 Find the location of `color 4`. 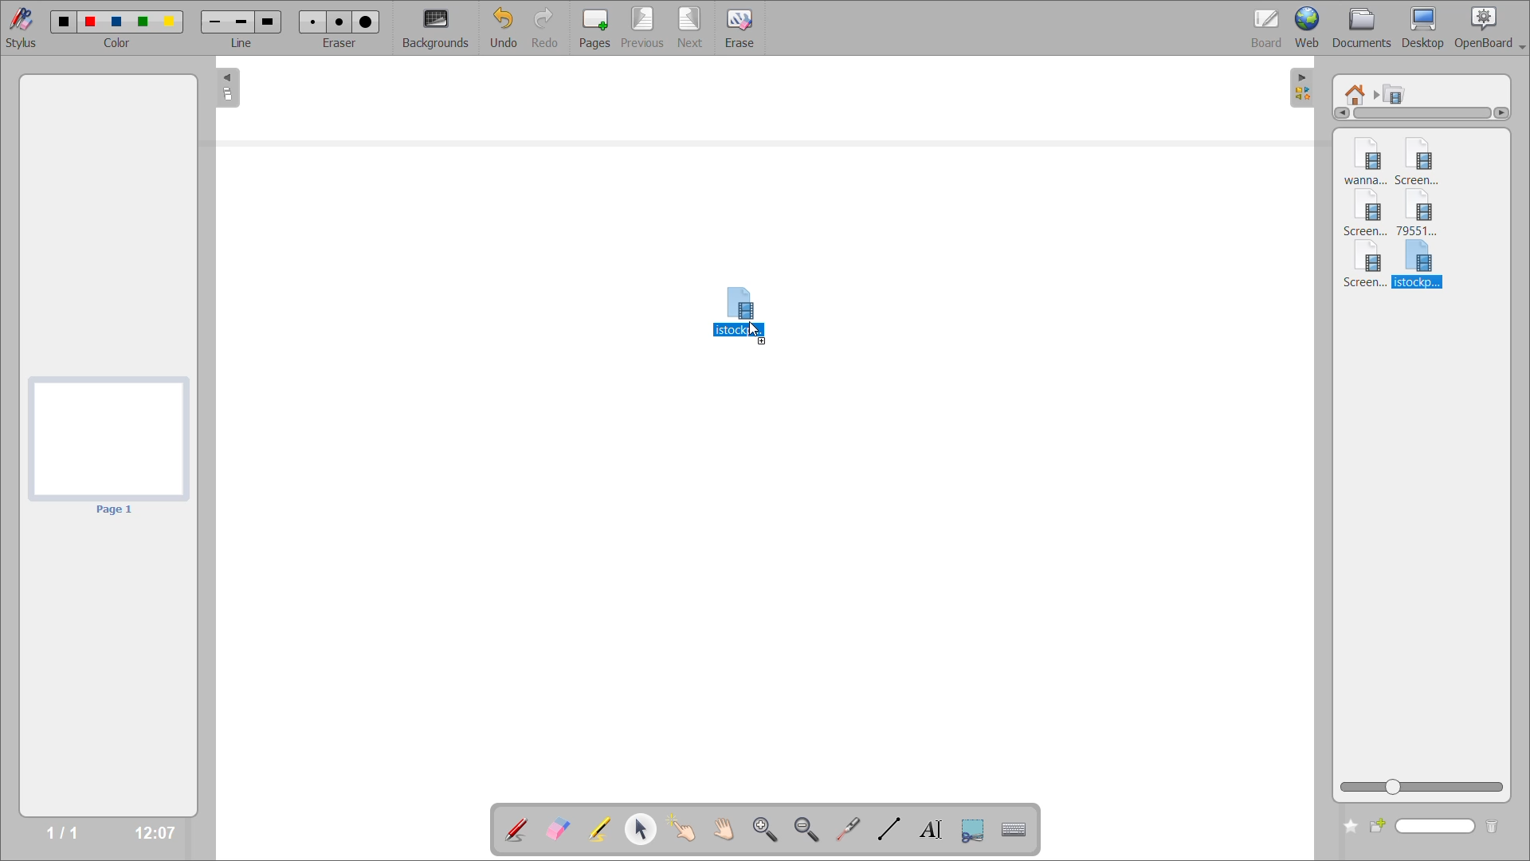

color 4 is located at coordinates (146, 22).